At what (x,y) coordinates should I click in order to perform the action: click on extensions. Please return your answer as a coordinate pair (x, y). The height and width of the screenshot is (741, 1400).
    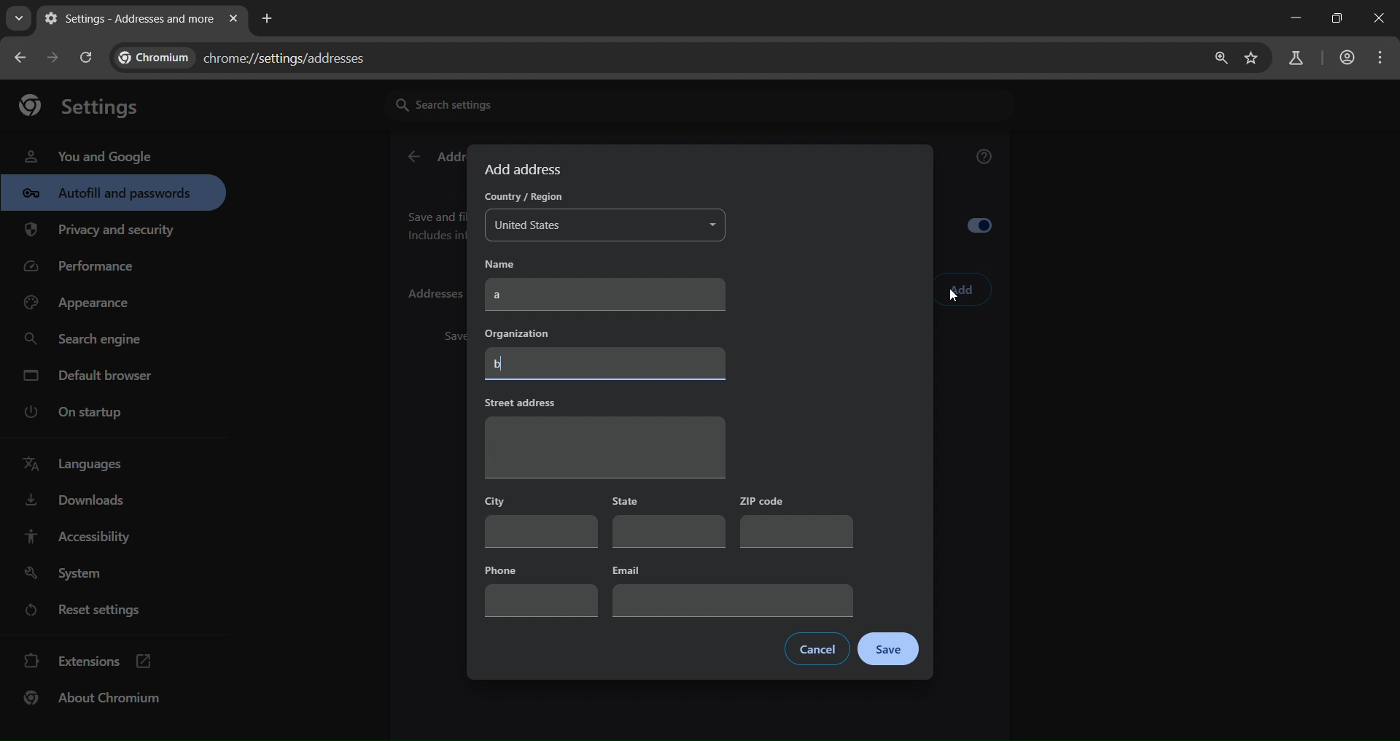
    Looking at the image, I should click on (88, 659).